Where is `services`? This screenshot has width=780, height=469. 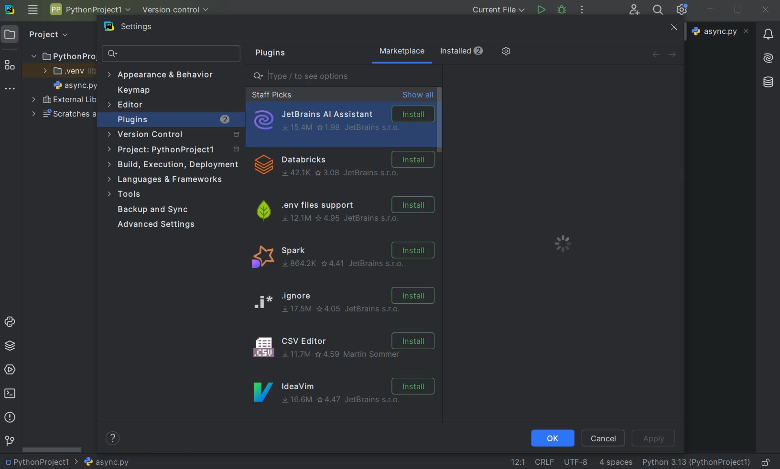 services is located at coordinates (10, 369).